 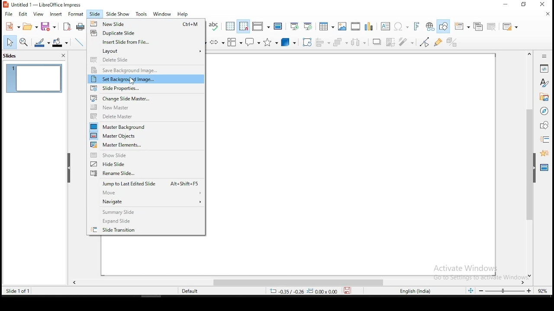 I want to click on images, so click(x=342, y=25).